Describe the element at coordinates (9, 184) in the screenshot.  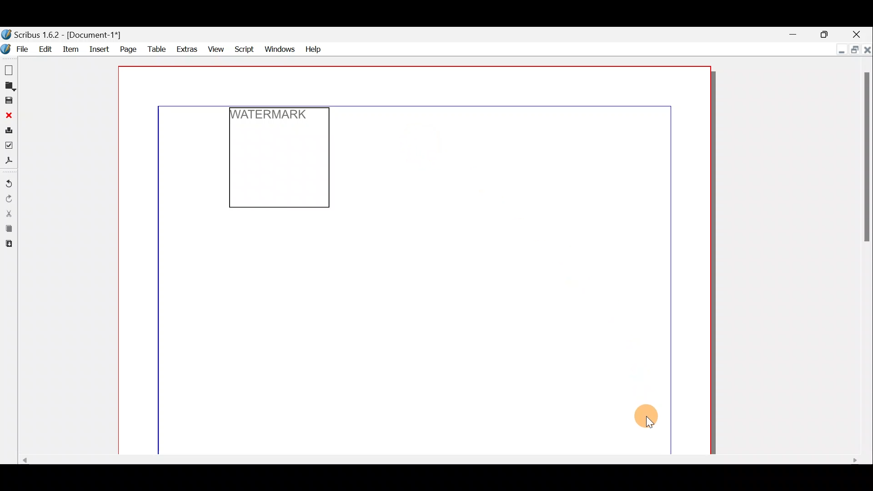
I see `Undo` at that location.